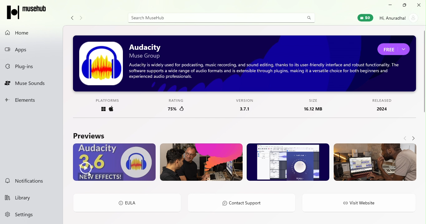 The width and height of the screenshot is (426, 224). I want to click on Musehub icon, so click(27, 13).